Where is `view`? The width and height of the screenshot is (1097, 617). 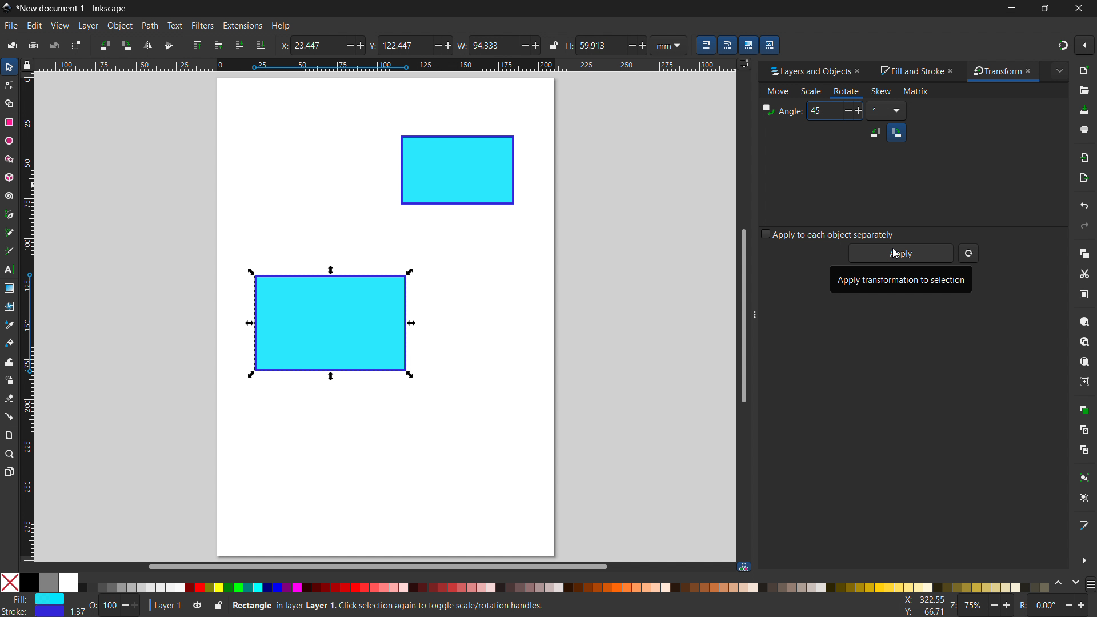 view is located at coordinates (59, 26).